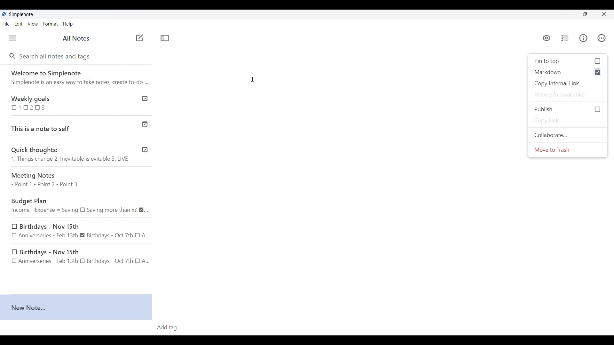 This screenshot has height=345, width=614. Describe the element at coordinates (57, 57) in the screenshot. I see `Search all notes and tags` at that location.